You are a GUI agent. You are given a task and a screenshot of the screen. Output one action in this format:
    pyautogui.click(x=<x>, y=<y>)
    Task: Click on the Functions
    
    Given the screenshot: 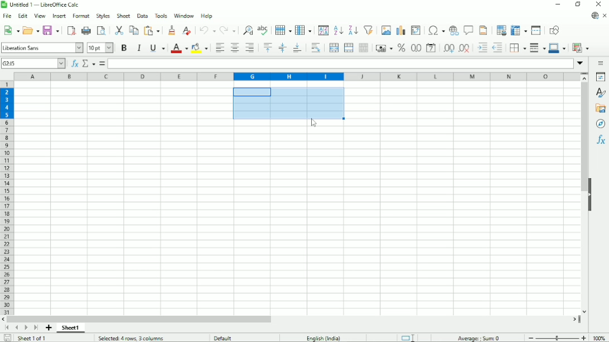 What is the action you would take?
    pyautogui.click(x=600, y=141)
    